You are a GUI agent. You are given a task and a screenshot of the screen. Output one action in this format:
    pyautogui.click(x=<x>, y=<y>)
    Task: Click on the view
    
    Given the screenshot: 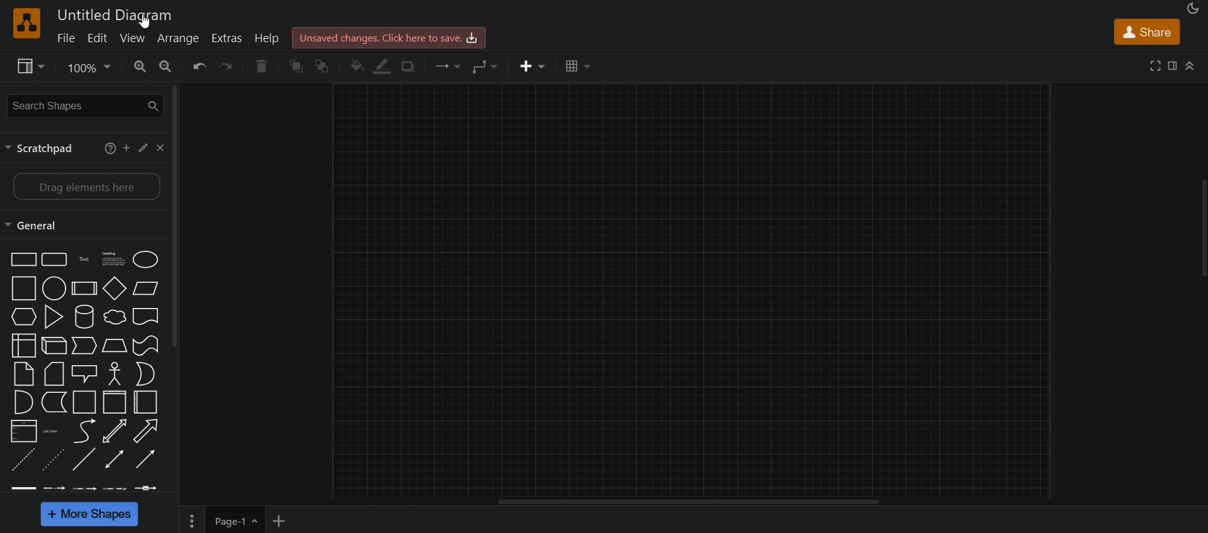 What is the action you would take?
    pyautogui.click(x=27, y=66)
    